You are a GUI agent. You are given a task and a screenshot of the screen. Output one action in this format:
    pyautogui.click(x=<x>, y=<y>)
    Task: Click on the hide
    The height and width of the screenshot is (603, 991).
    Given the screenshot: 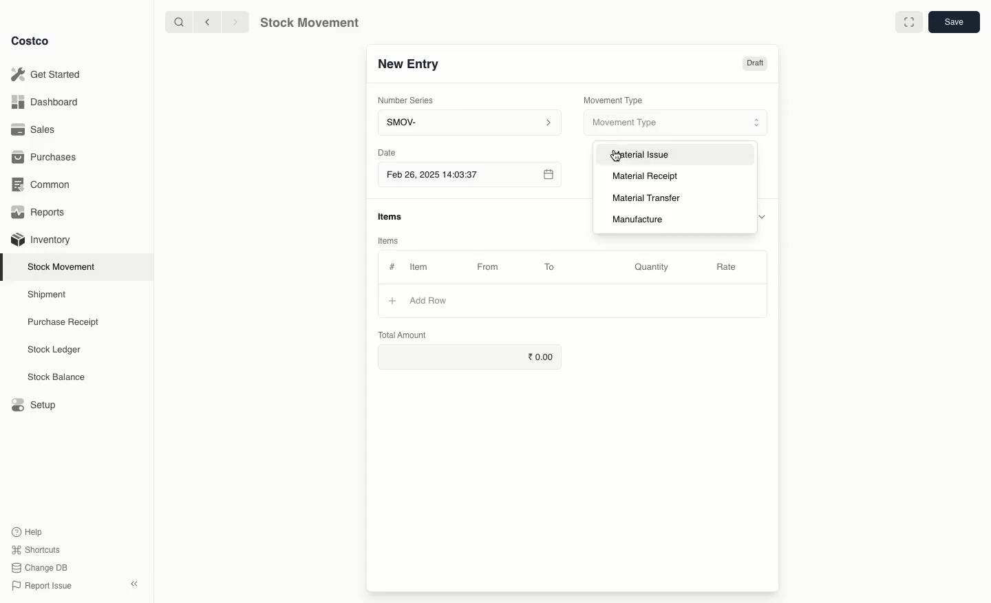 What is the action you would take?
    pyautogui.click(x=764, y=215)
    